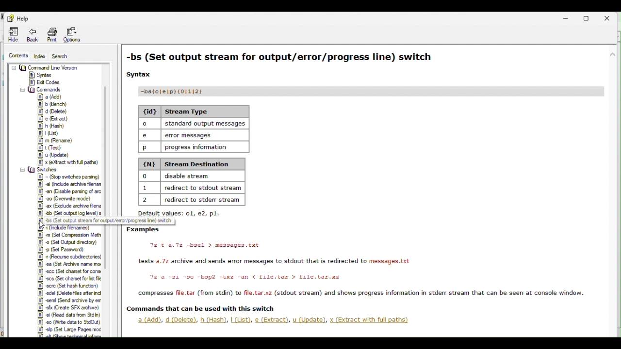  Describe the element at coordinates (566, 18) in the screenshot. I see `Minimise` at that location.